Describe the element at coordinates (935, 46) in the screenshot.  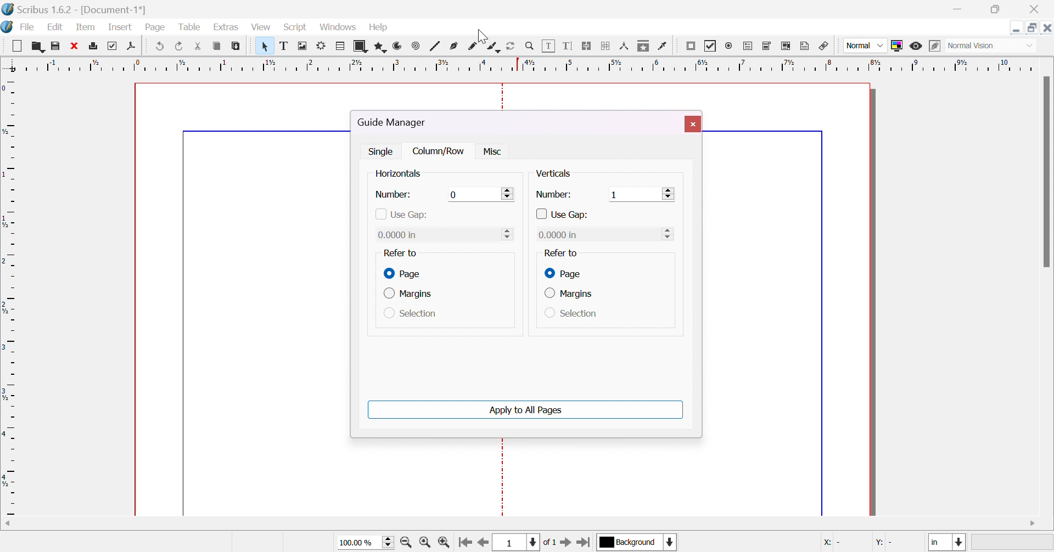
I see `edit in preview mode` at that location.